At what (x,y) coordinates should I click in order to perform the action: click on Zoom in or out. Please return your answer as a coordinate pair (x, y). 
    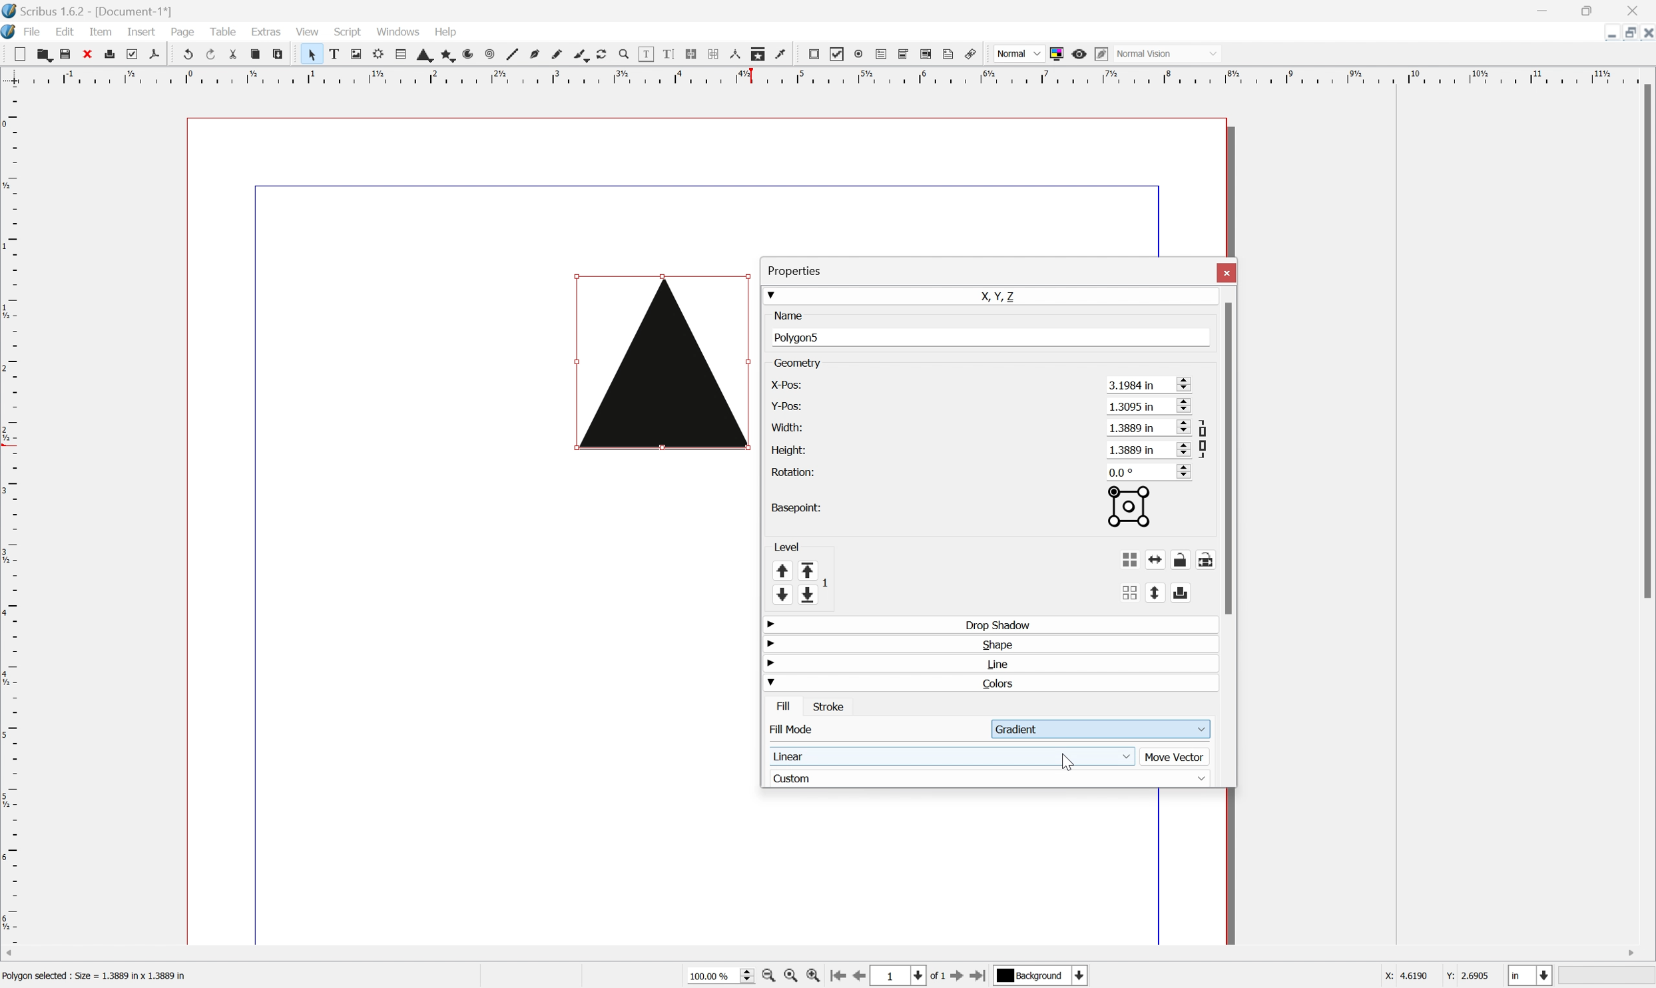
    Looking at the image, I should click on (622, 53).